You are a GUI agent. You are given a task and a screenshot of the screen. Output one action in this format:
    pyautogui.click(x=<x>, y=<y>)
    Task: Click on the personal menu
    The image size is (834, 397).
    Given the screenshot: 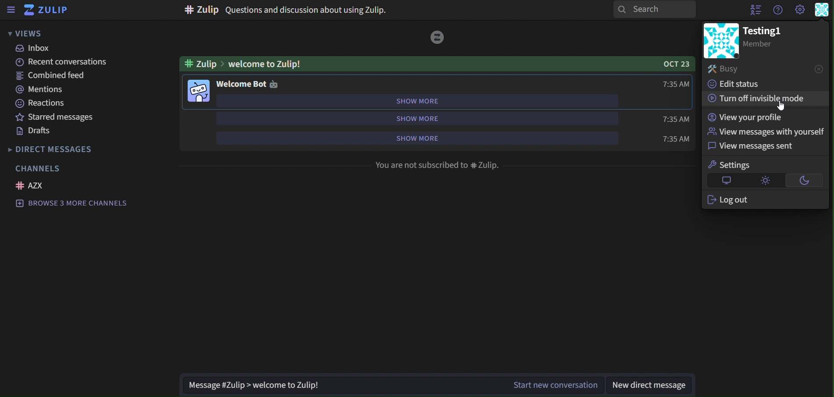 What is the action you would take?
    pyautogui.click(x=821, y=11)
    